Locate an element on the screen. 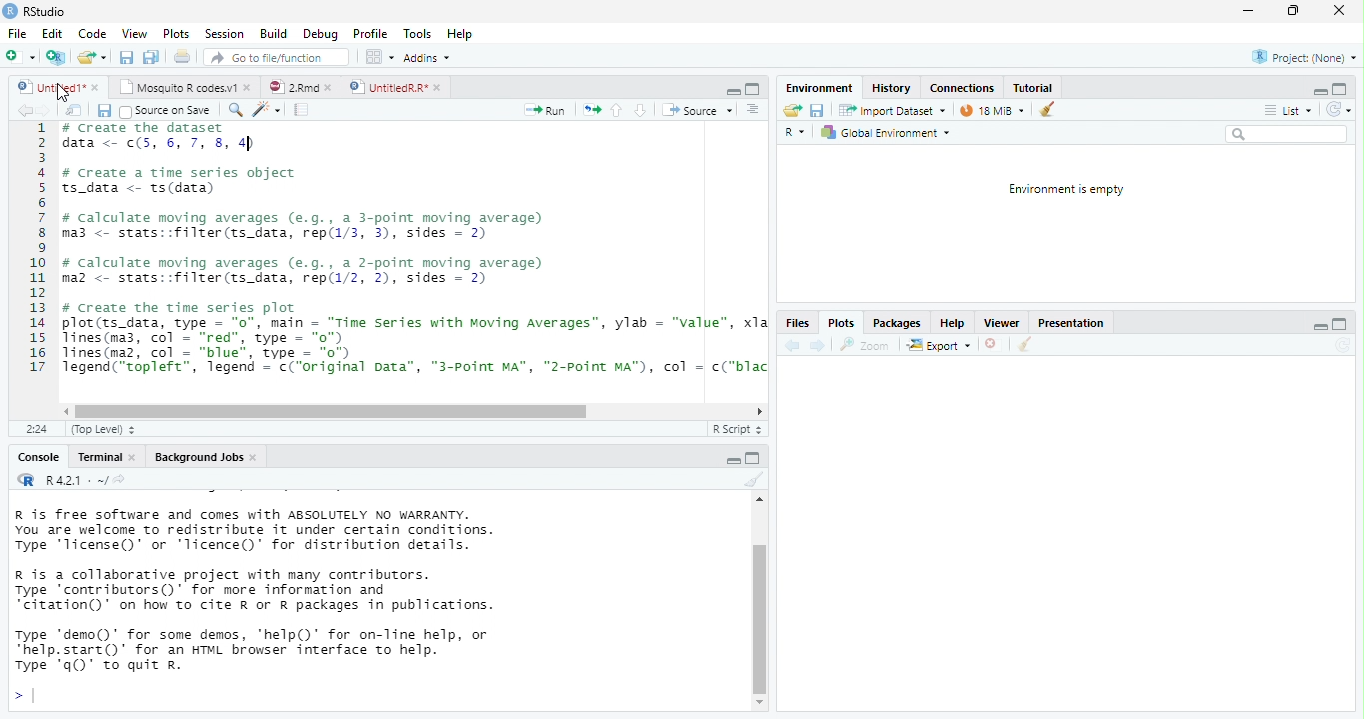 Image resolution: width=1364 pixels, height=719 pixels. minimize is located at coordinates (1247, 12).